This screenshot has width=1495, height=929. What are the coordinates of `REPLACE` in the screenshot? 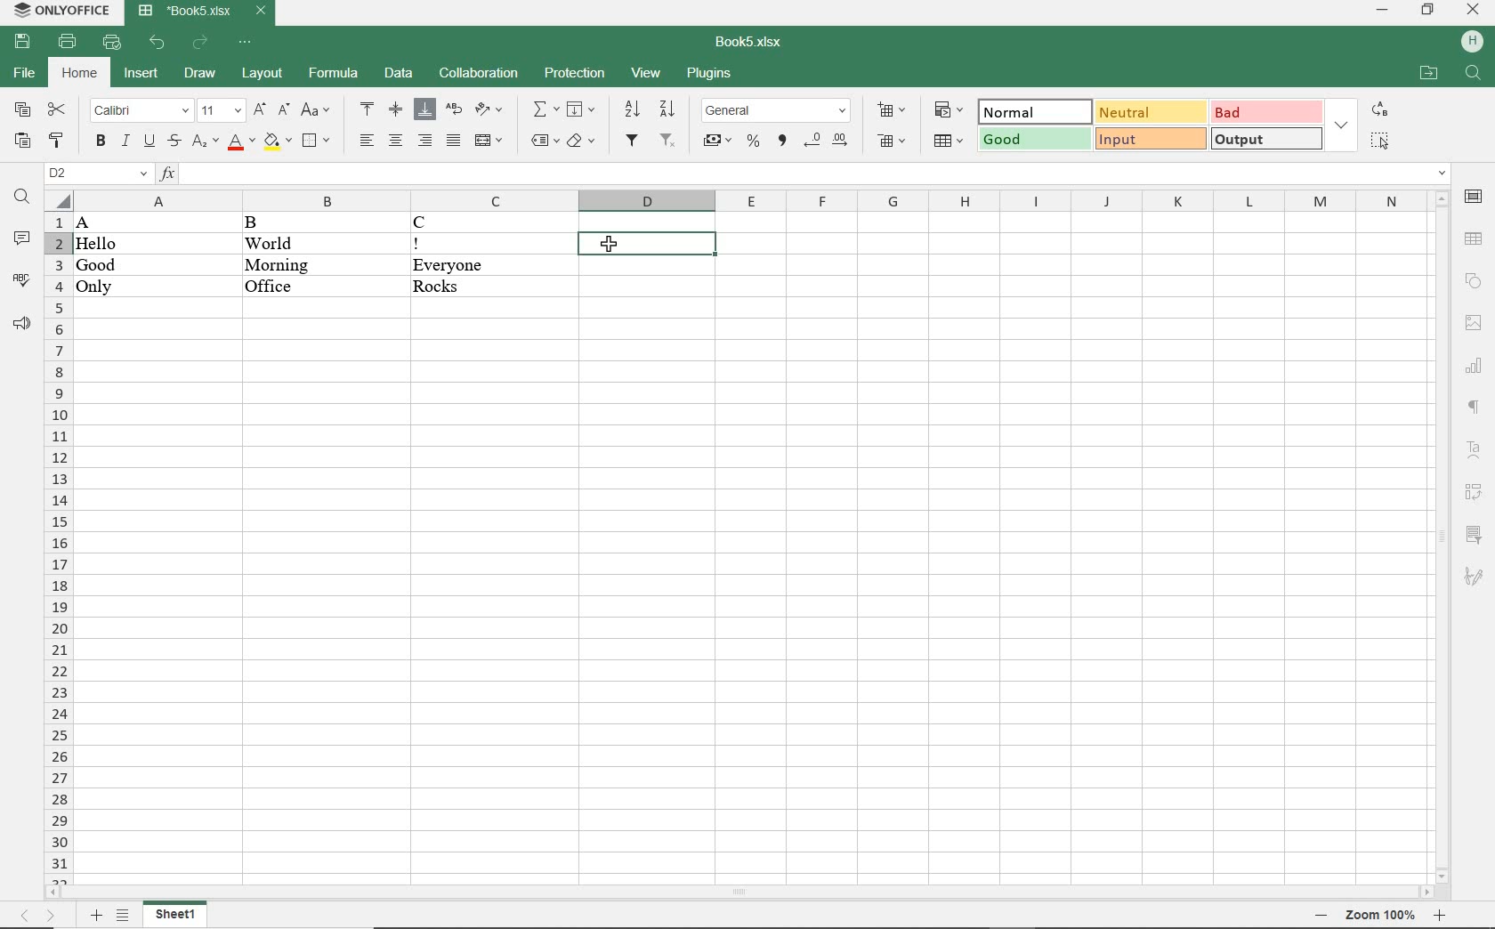 It's located at (1380, 110).